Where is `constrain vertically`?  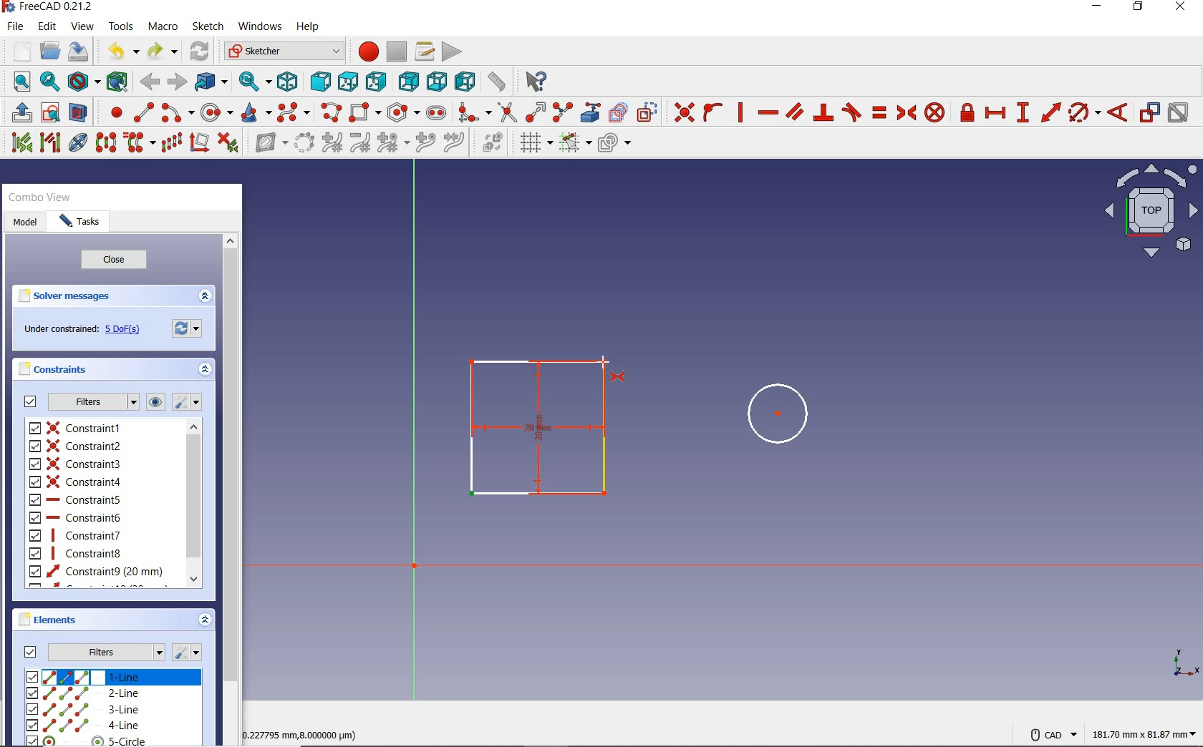 constrain vertically is located at coordinates (741, 114).